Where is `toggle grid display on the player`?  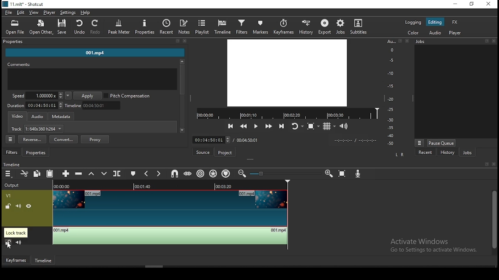 toggle grid display on the player is located at coordinates (330, 126).